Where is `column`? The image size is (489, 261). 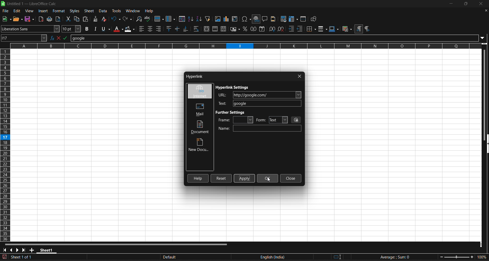
column is located at coordinates (171, 18).